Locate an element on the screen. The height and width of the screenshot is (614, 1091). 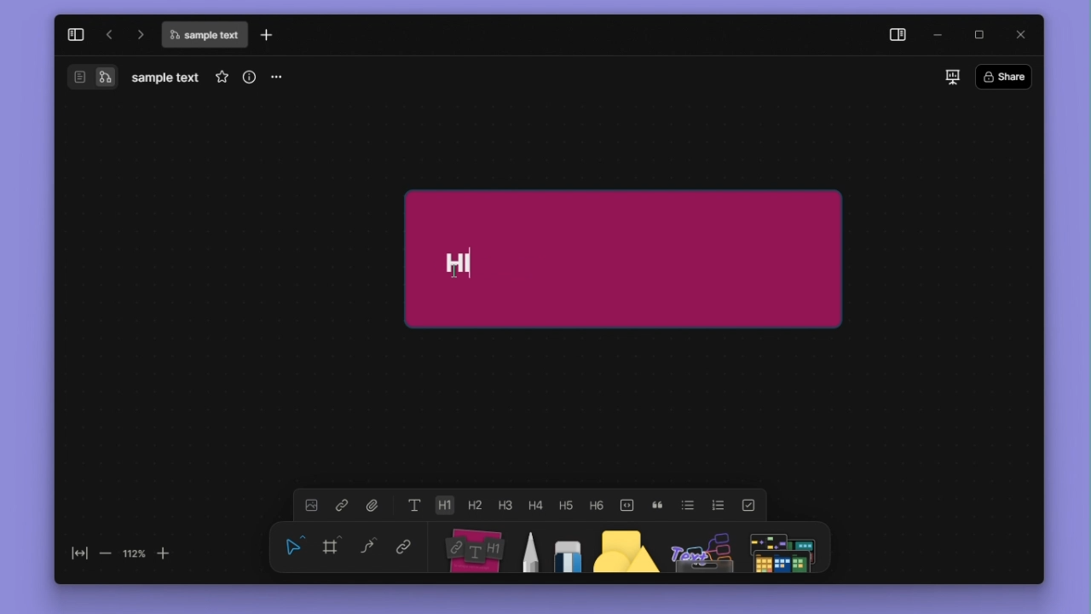
switch is located at coordinates (80, 77).